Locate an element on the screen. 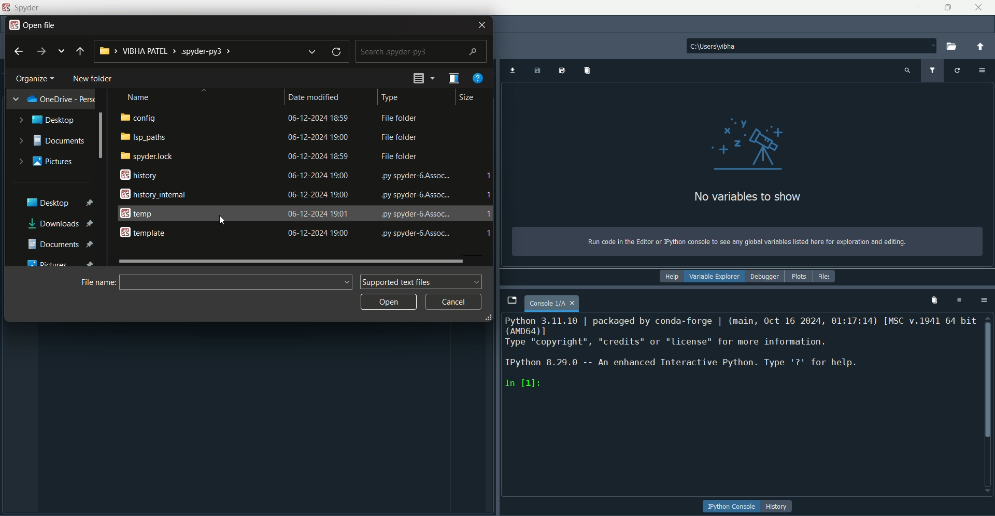 The width and height of the screenshot is (995, 516). 1 is located at coordinates (489, 235).